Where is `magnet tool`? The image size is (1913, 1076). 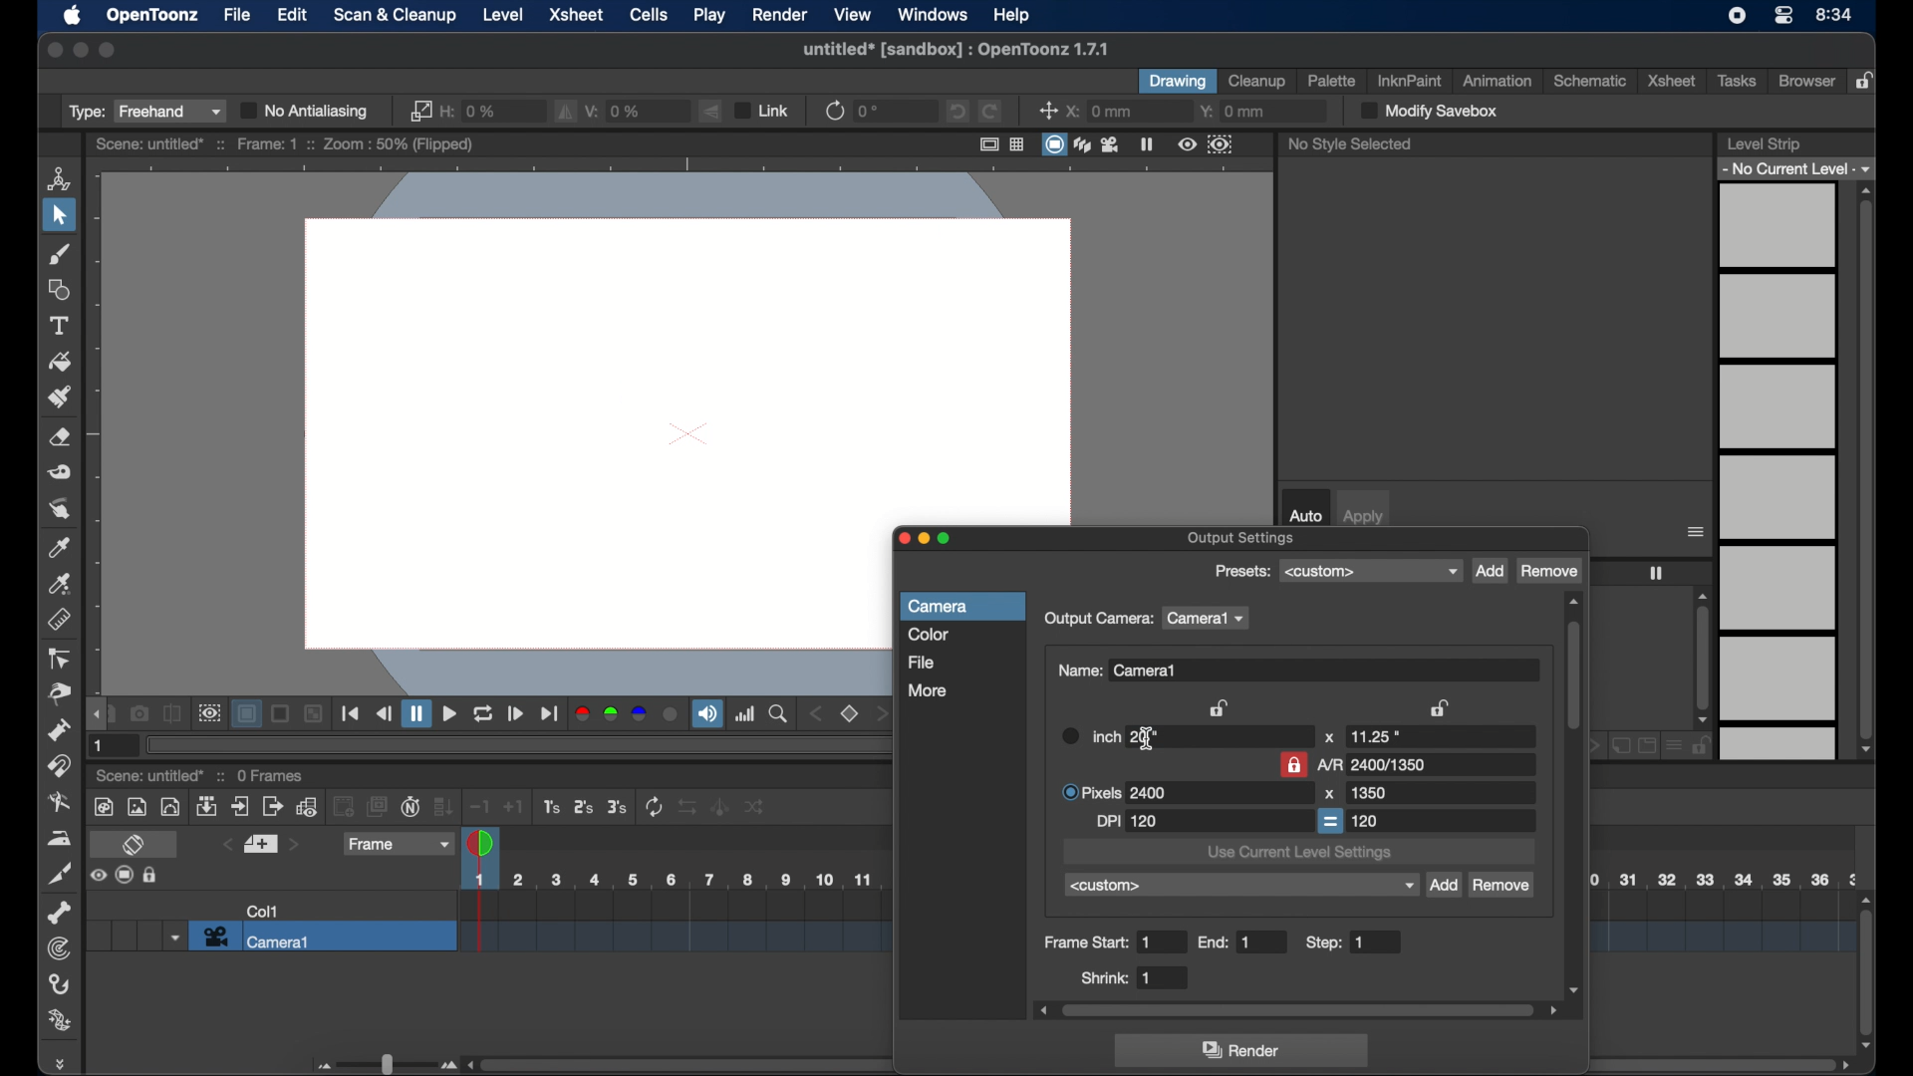 magnet tool is located at coordinates (61, 765).